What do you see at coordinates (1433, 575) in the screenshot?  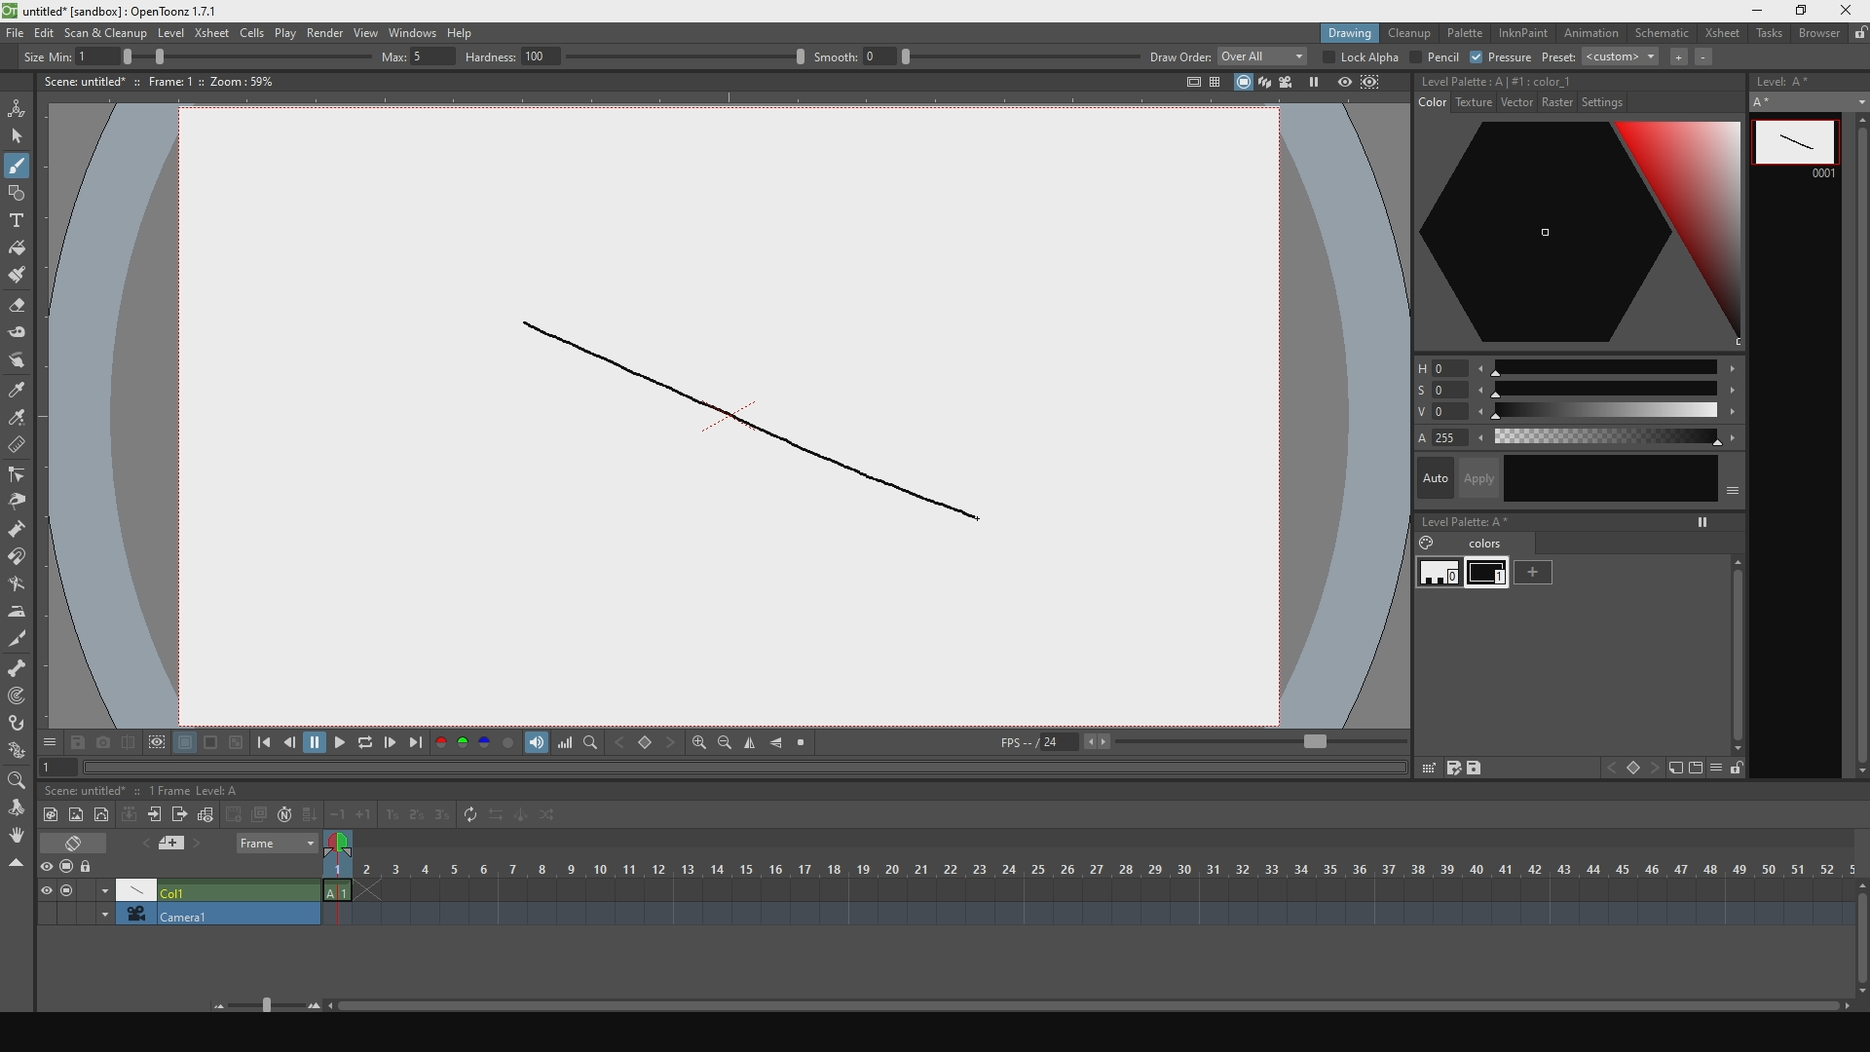 I see `white` at bounding box center [1433, 575].